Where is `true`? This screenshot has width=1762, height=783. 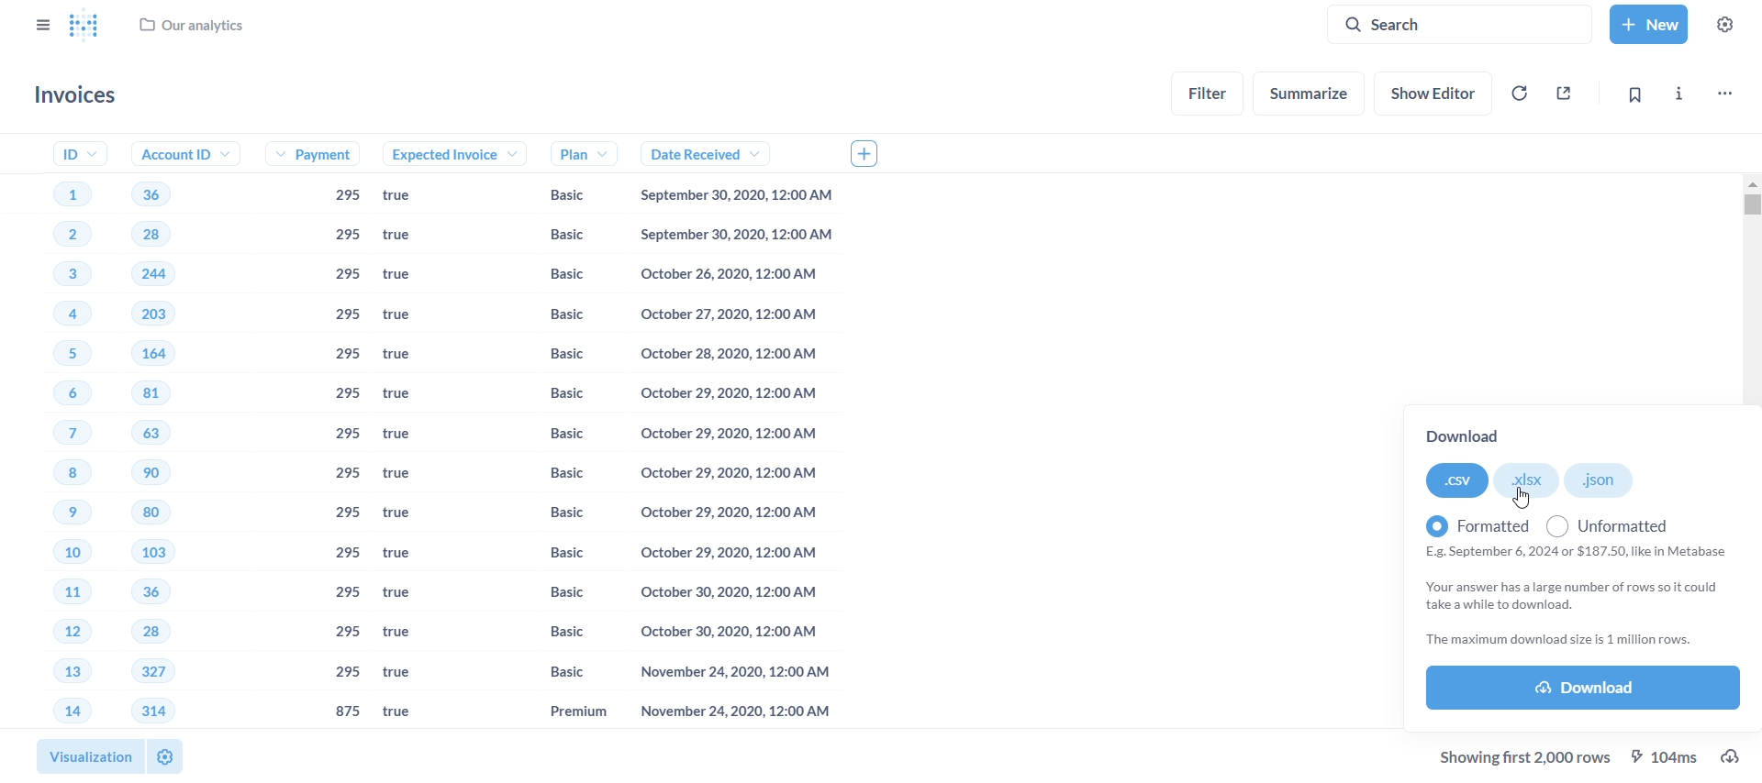
true is located at coordinates (410, 392).